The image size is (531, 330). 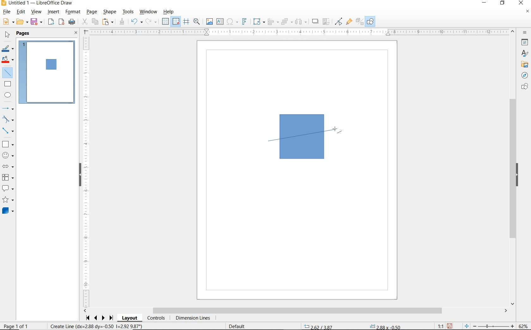 What do you see at coordinates (137, 22) in the screenshot?
I see `UNDO` at bounding box center [137, 22].